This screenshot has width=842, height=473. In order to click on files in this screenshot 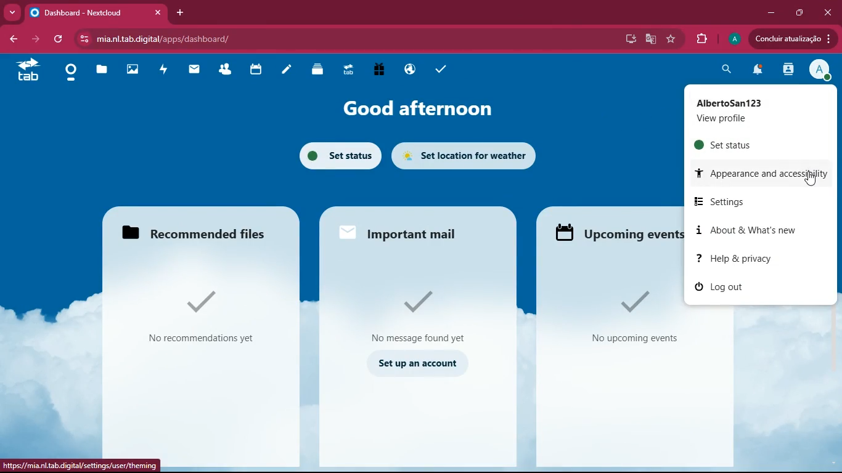, I will do `click(193, 232)`.